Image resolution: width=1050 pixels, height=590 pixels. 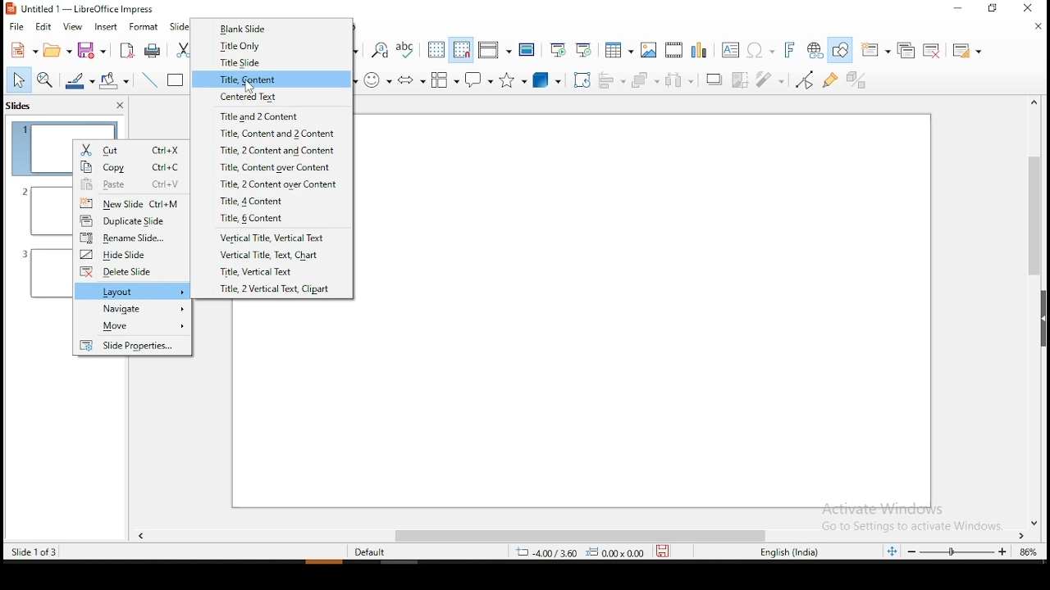 What do you see at coordinates (257, 116) in the screenshot?
I see `title and 2 content` at bounding box center [257, 116].